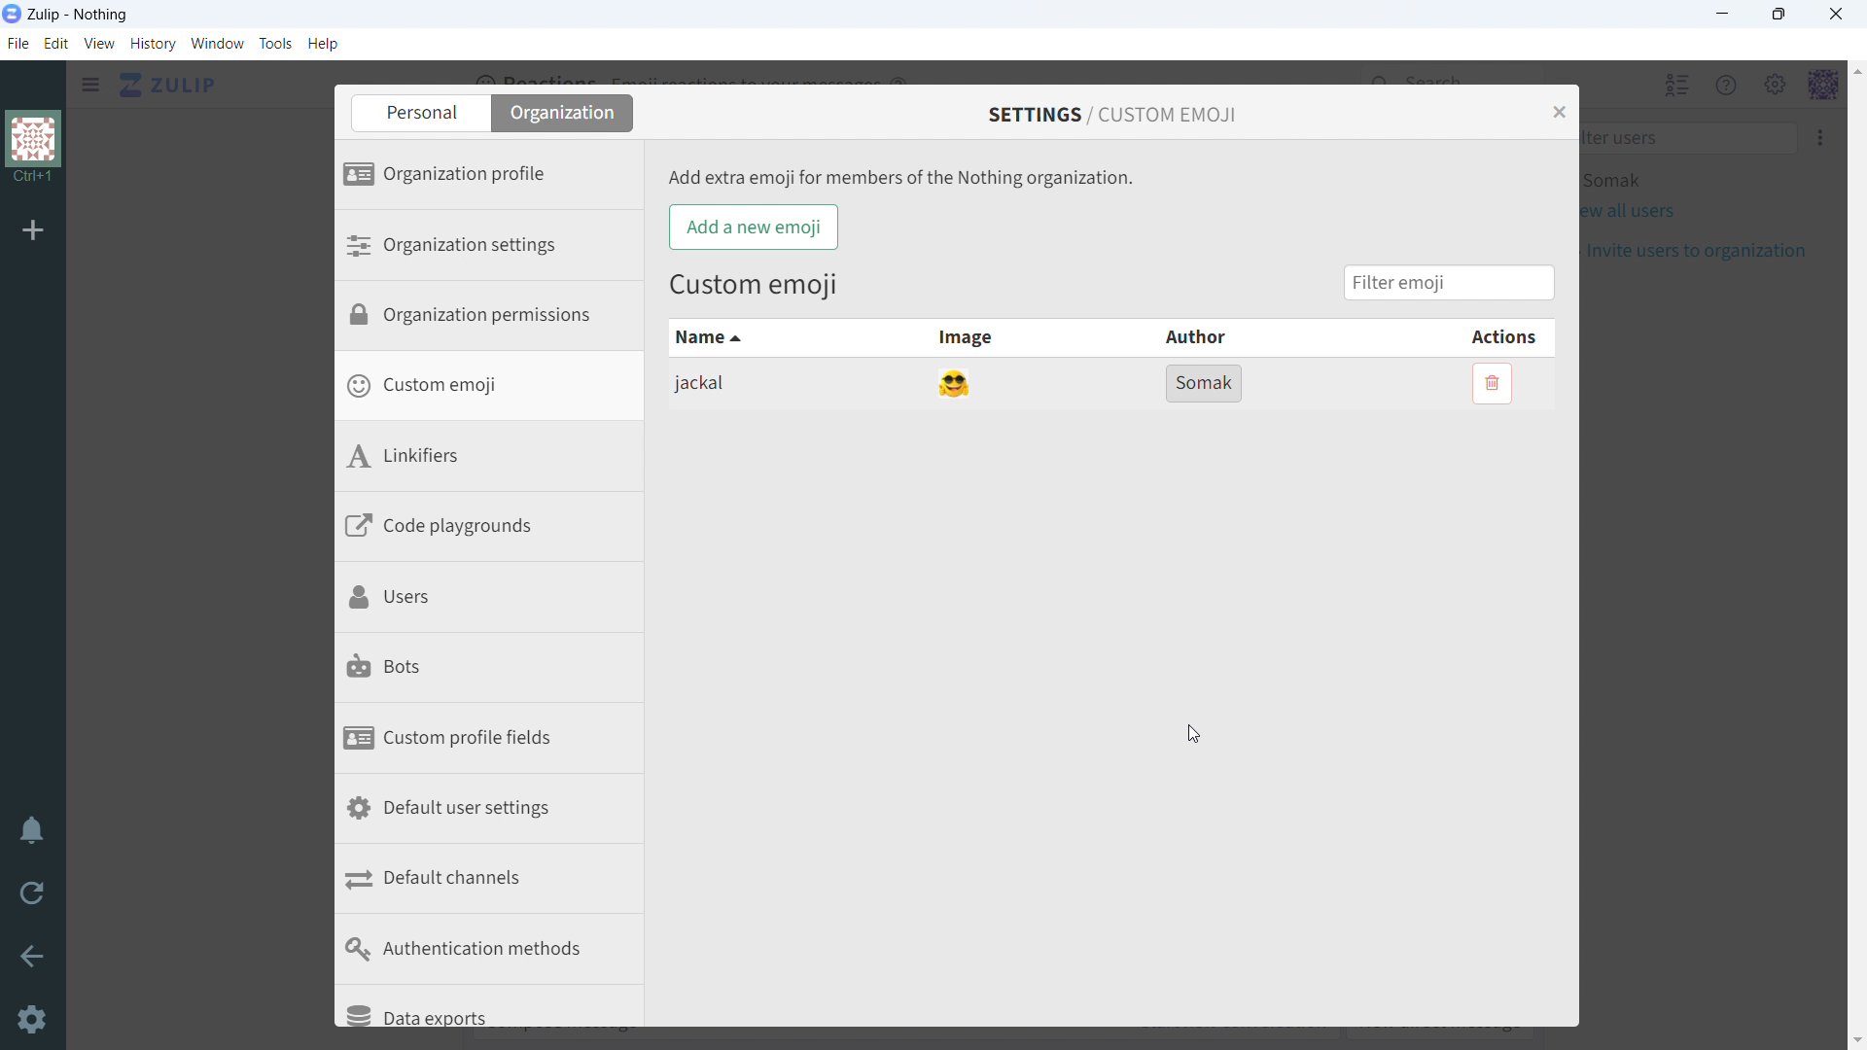 This screenshot has width=1867, height=1050. Describe the element at coordinates (1855, 71) in the screenshot. I see `scroll up` at that location.